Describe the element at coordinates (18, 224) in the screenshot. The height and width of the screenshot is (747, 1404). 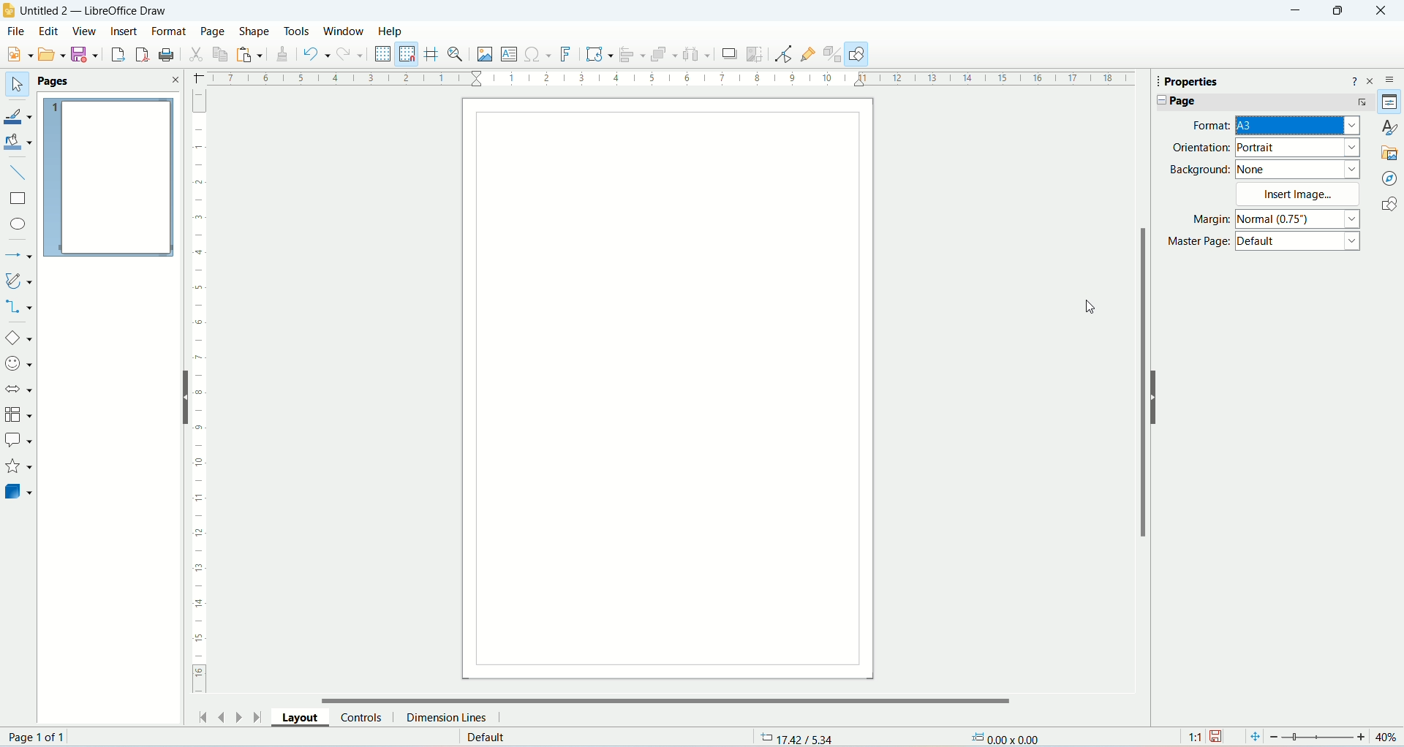
I see `ellipse` at that location.